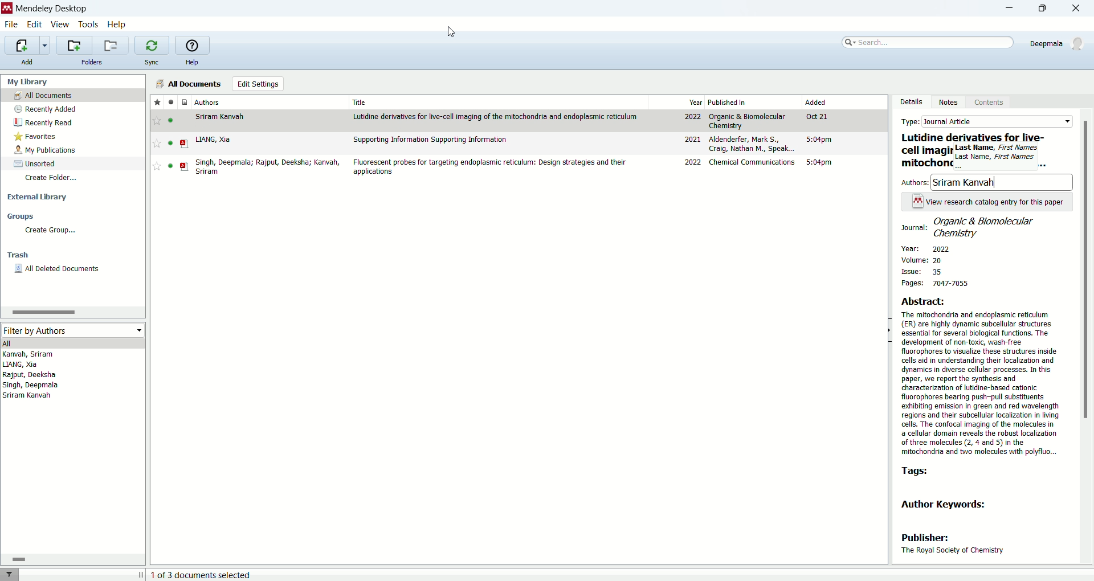 The height and width of the screenshot is (581, 1094). What do you see at coordinates (1060, 42) in the screenshot?
I see `account` at bounding box center [1060, 42].